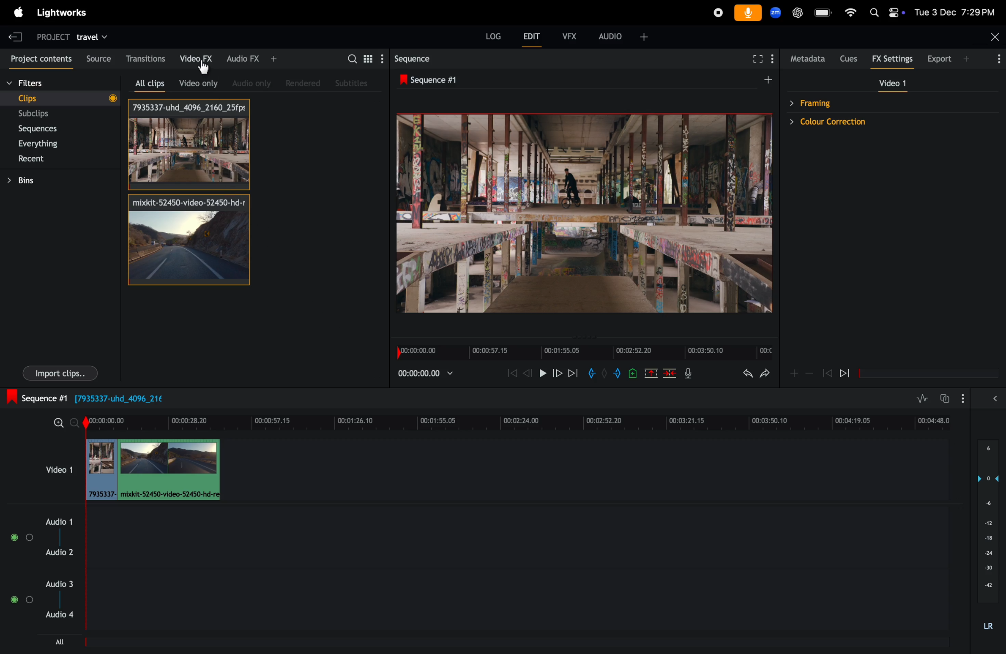 This screenshot has width=1006, height=654. Describe the element at coordinates (37, 82) in the screenshot. I see `filters` at that location.